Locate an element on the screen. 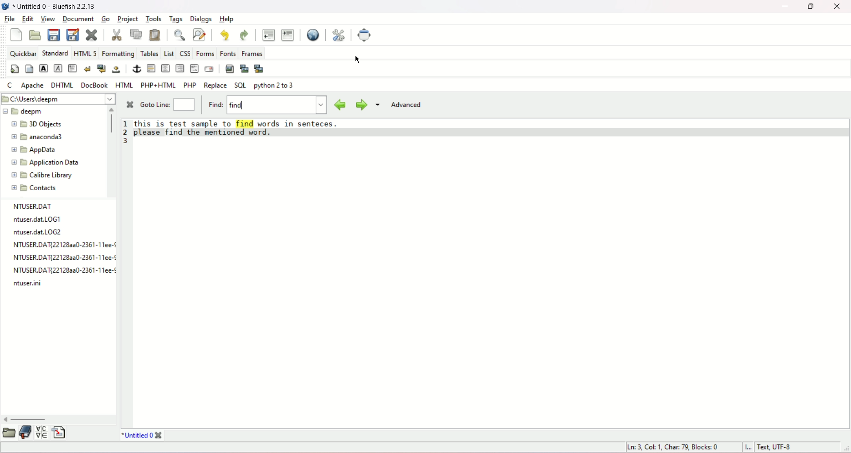 Image resolution: width=851 pixels, height=453 pixels. edit is located at coordinates (28, 19).